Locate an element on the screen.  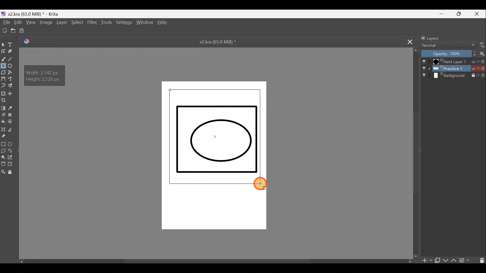
Open an existing document is located at coordinates (13, 31).